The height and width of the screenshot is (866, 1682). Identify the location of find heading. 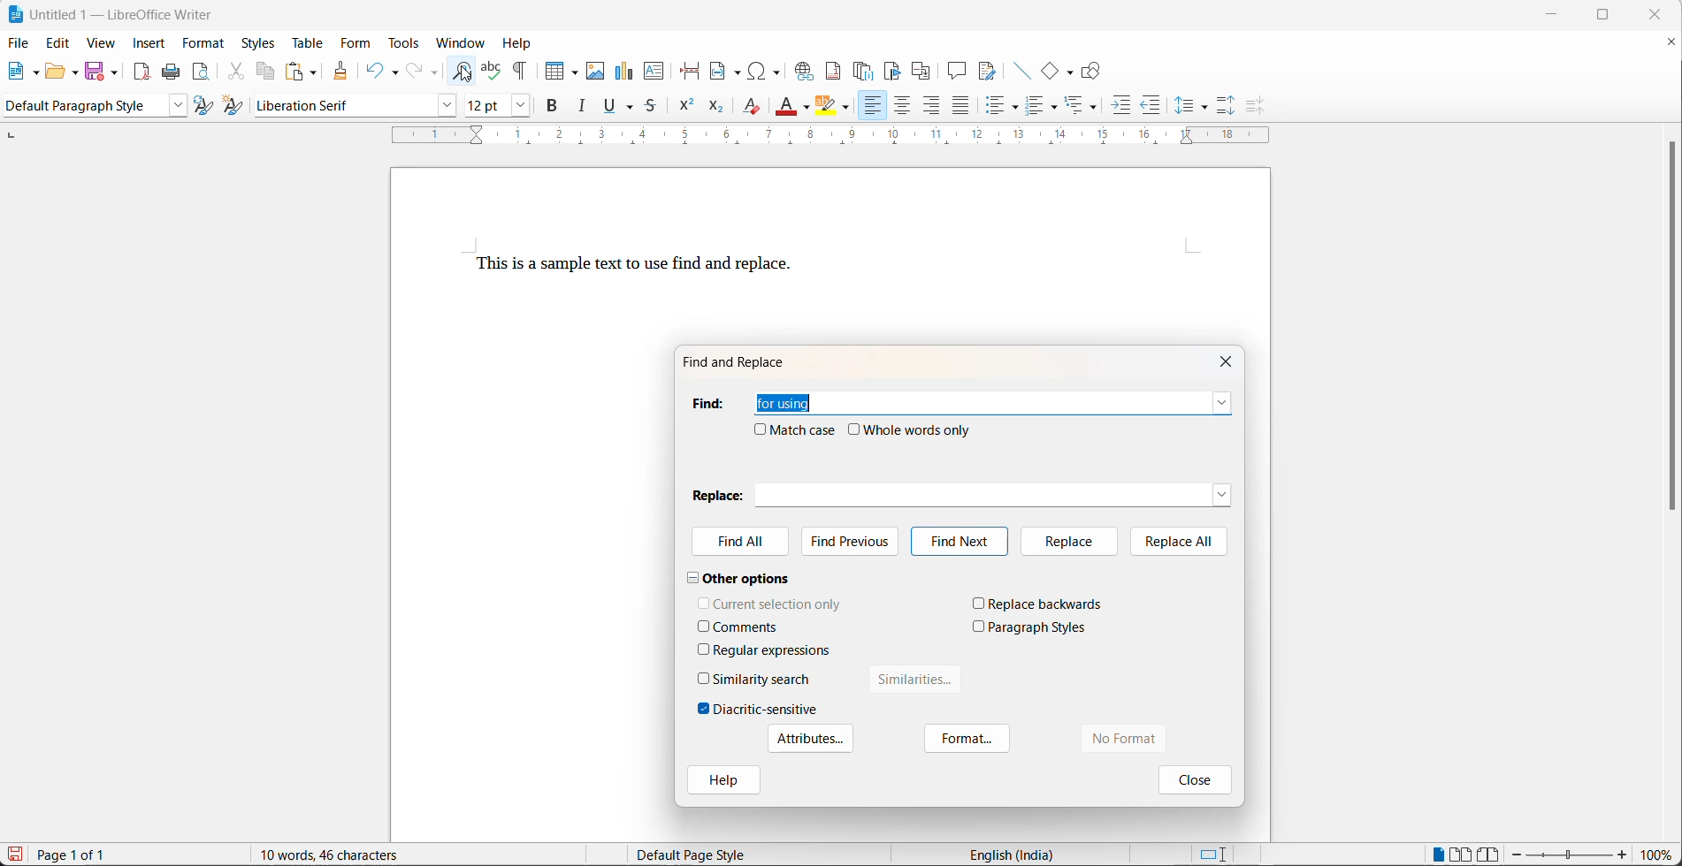
(707, 403).